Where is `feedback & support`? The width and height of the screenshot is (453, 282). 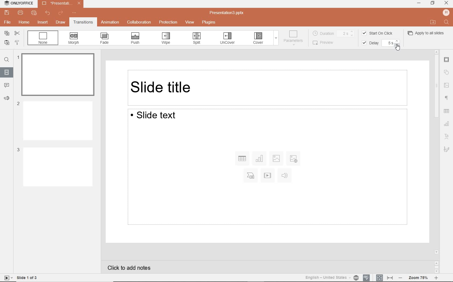
feedback & support is located at coordinates (8, 99).